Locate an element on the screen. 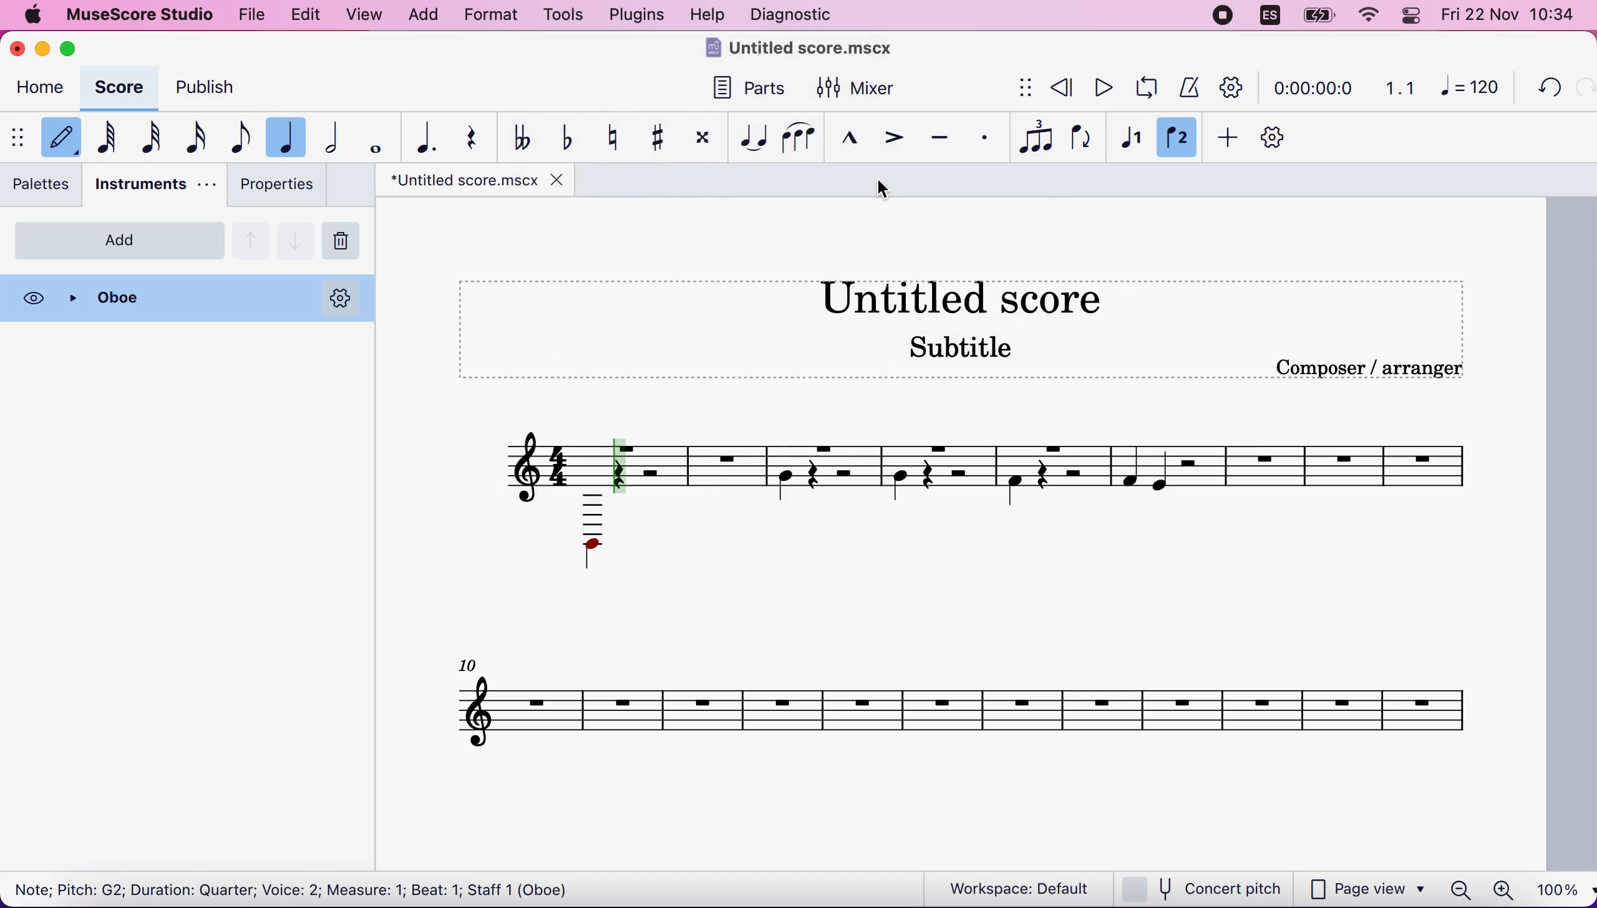 The width and height of the screenshot is (1597, 908). accent is located at coordinates (895, 139).